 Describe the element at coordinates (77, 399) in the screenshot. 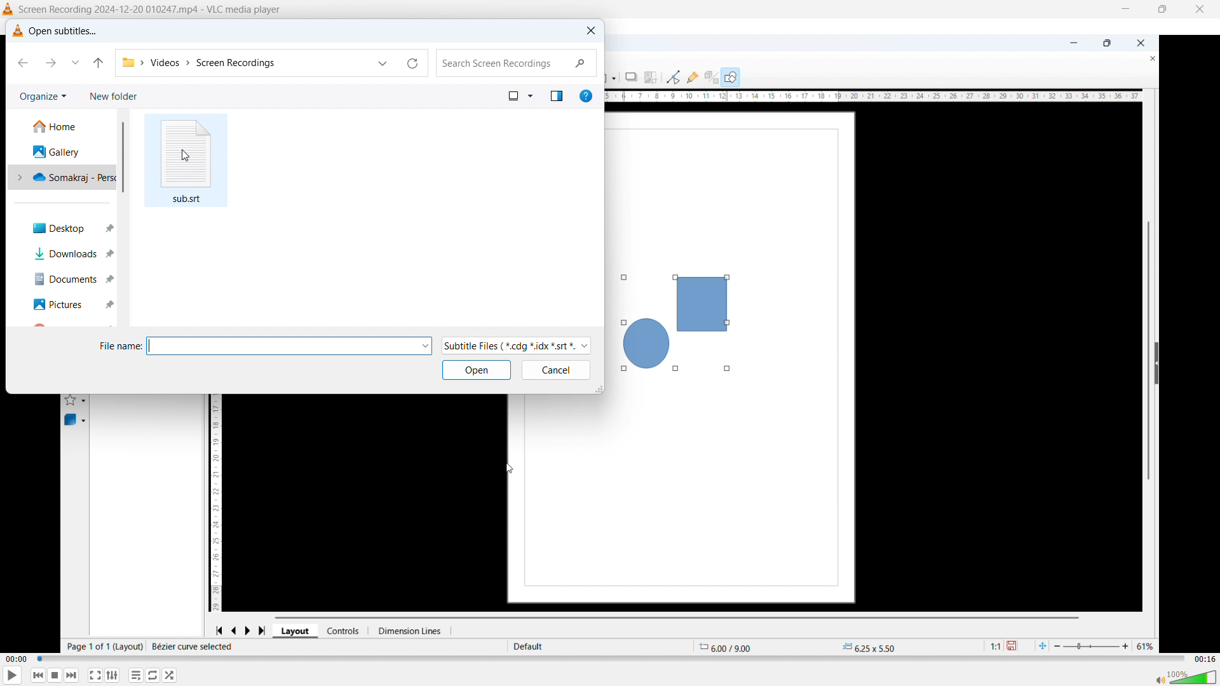

I see `star and banner` at that location.